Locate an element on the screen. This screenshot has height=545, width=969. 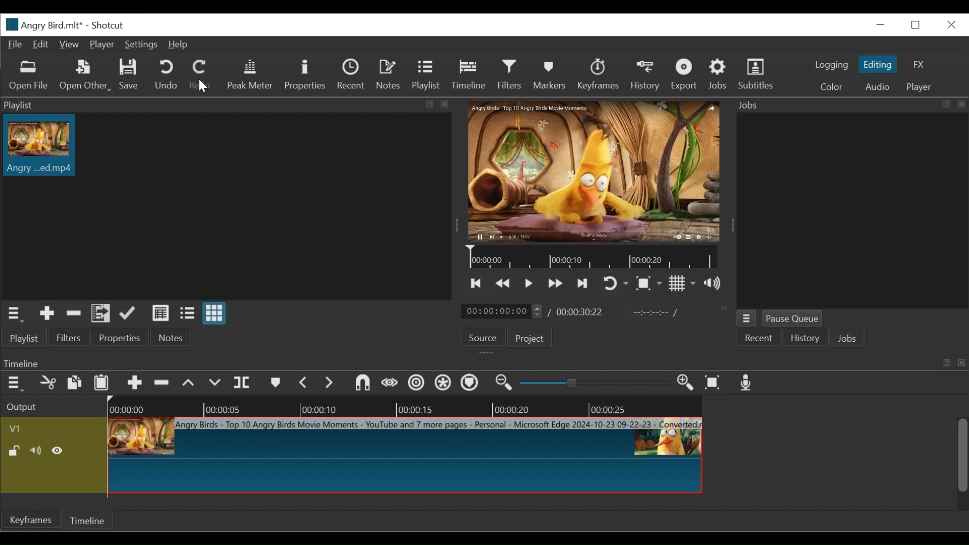
Skip to the next point is located at coordinates (582, 284).